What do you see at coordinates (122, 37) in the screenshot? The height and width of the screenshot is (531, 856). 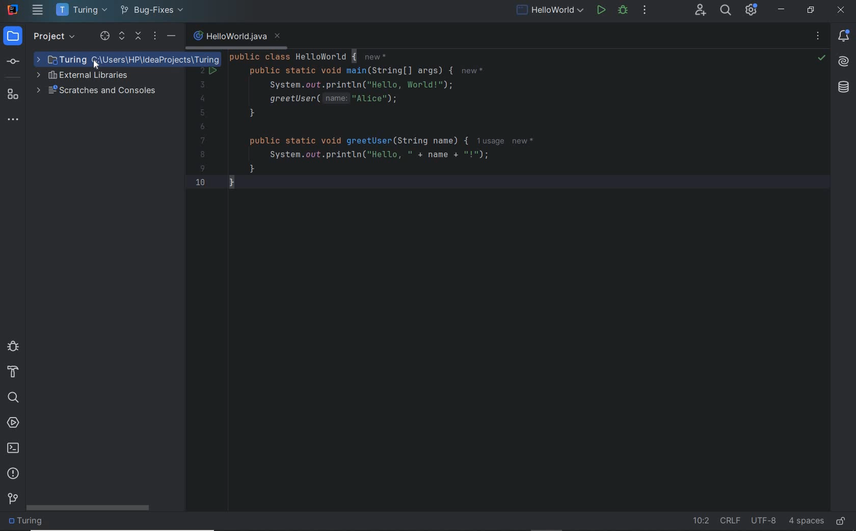 I see `expand` at bounding box center [122, 37].